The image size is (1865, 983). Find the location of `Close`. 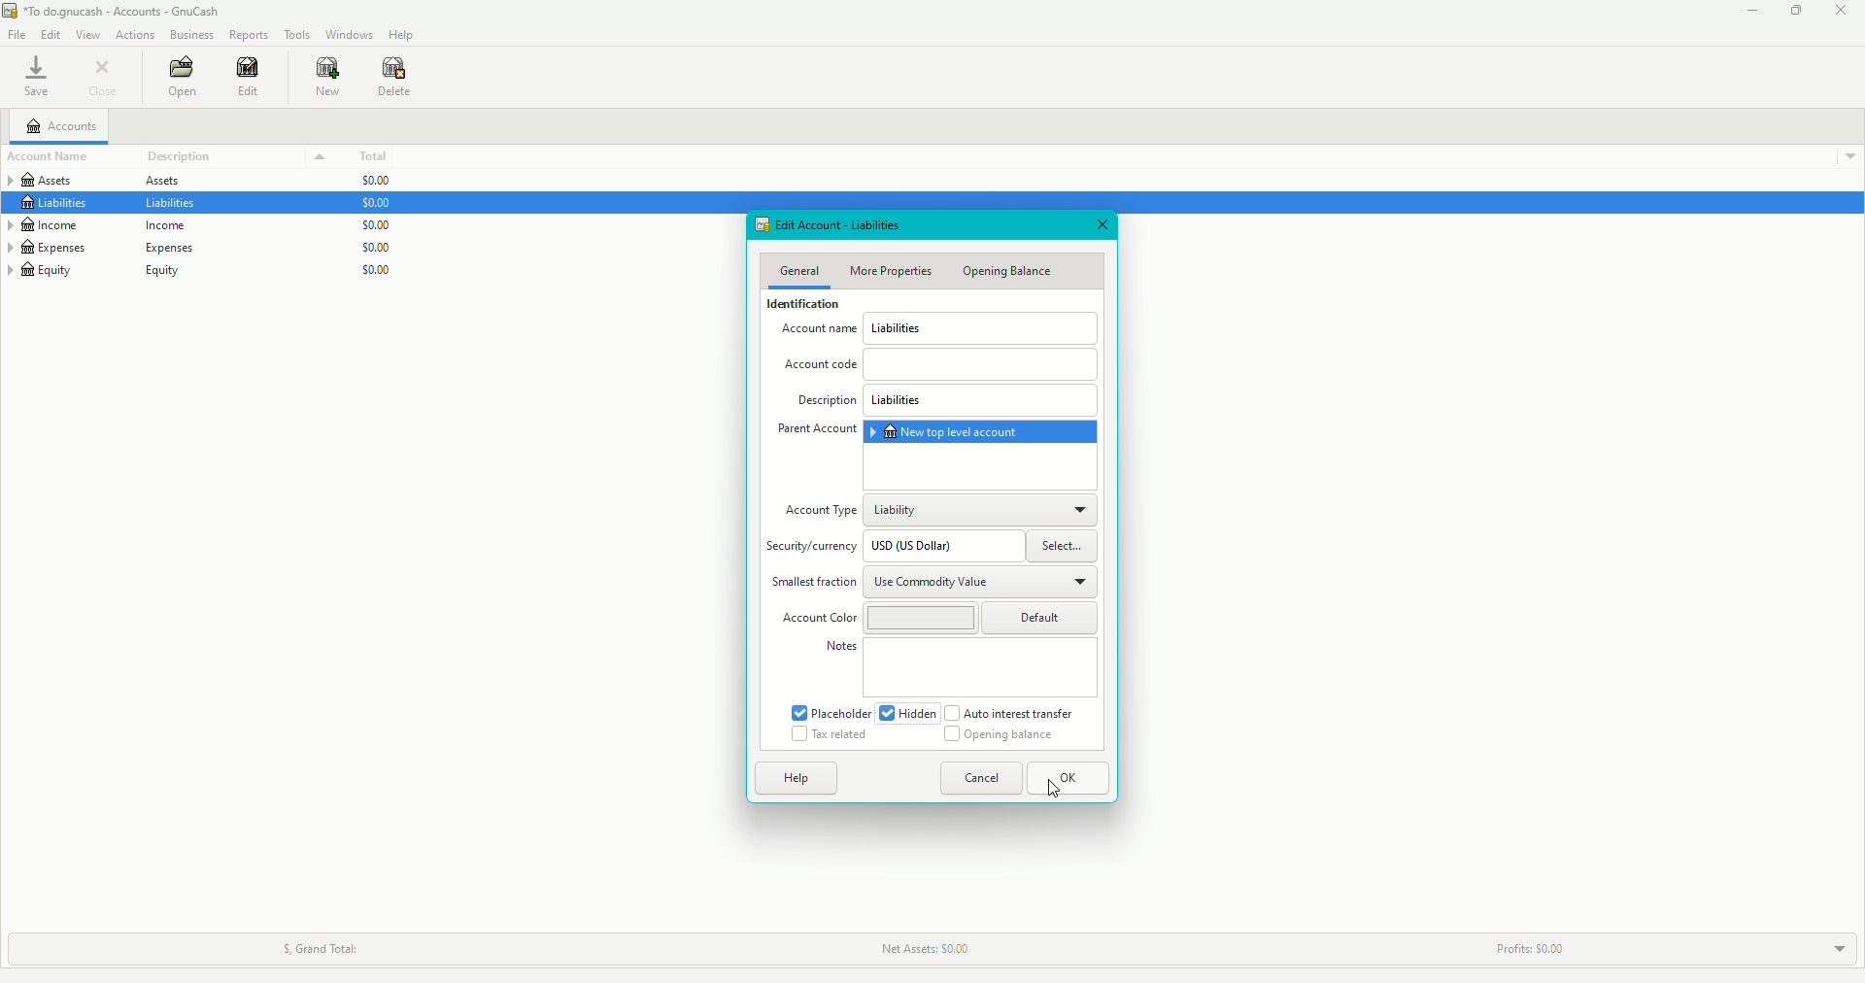

Close is located at coordinates (1842, 12).